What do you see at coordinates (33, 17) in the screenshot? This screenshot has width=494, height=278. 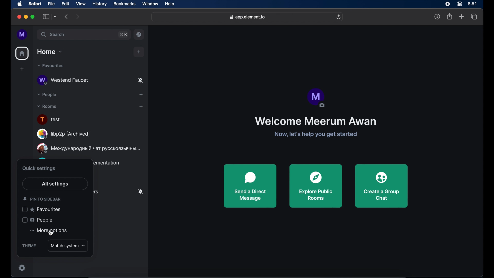 I see `maximize` at bounding box center [33, 17].